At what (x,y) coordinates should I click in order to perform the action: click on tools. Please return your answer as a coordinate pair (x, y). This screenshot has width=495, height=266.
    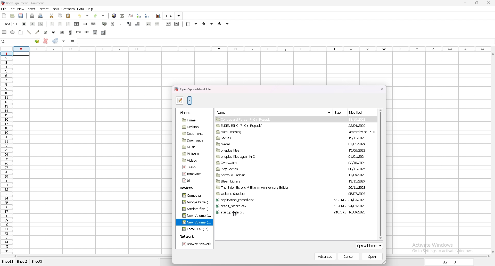
    Looking at the image, I should click on (55, 9).